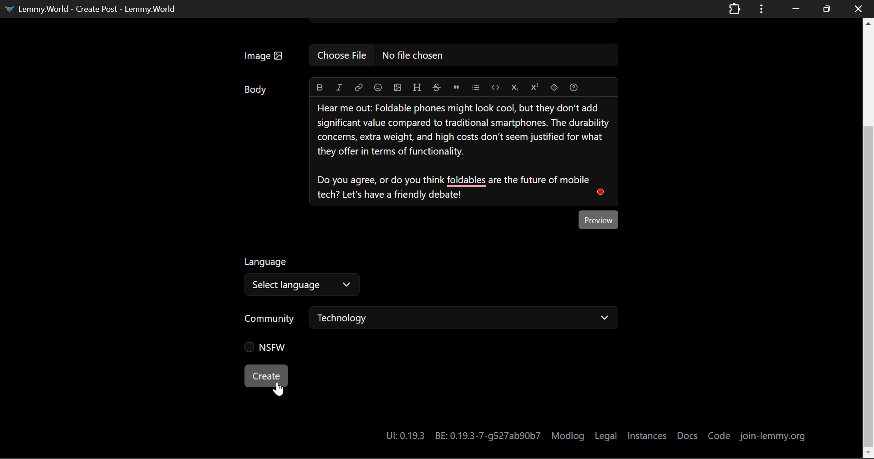  I want to click on italic, so click(339, 86).